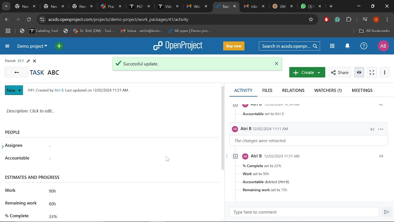 The image size is (394, 222). What do you see at coordinates (125, 160) in the screenshot?
I see `Accountable` at bounding box center [125, 160].